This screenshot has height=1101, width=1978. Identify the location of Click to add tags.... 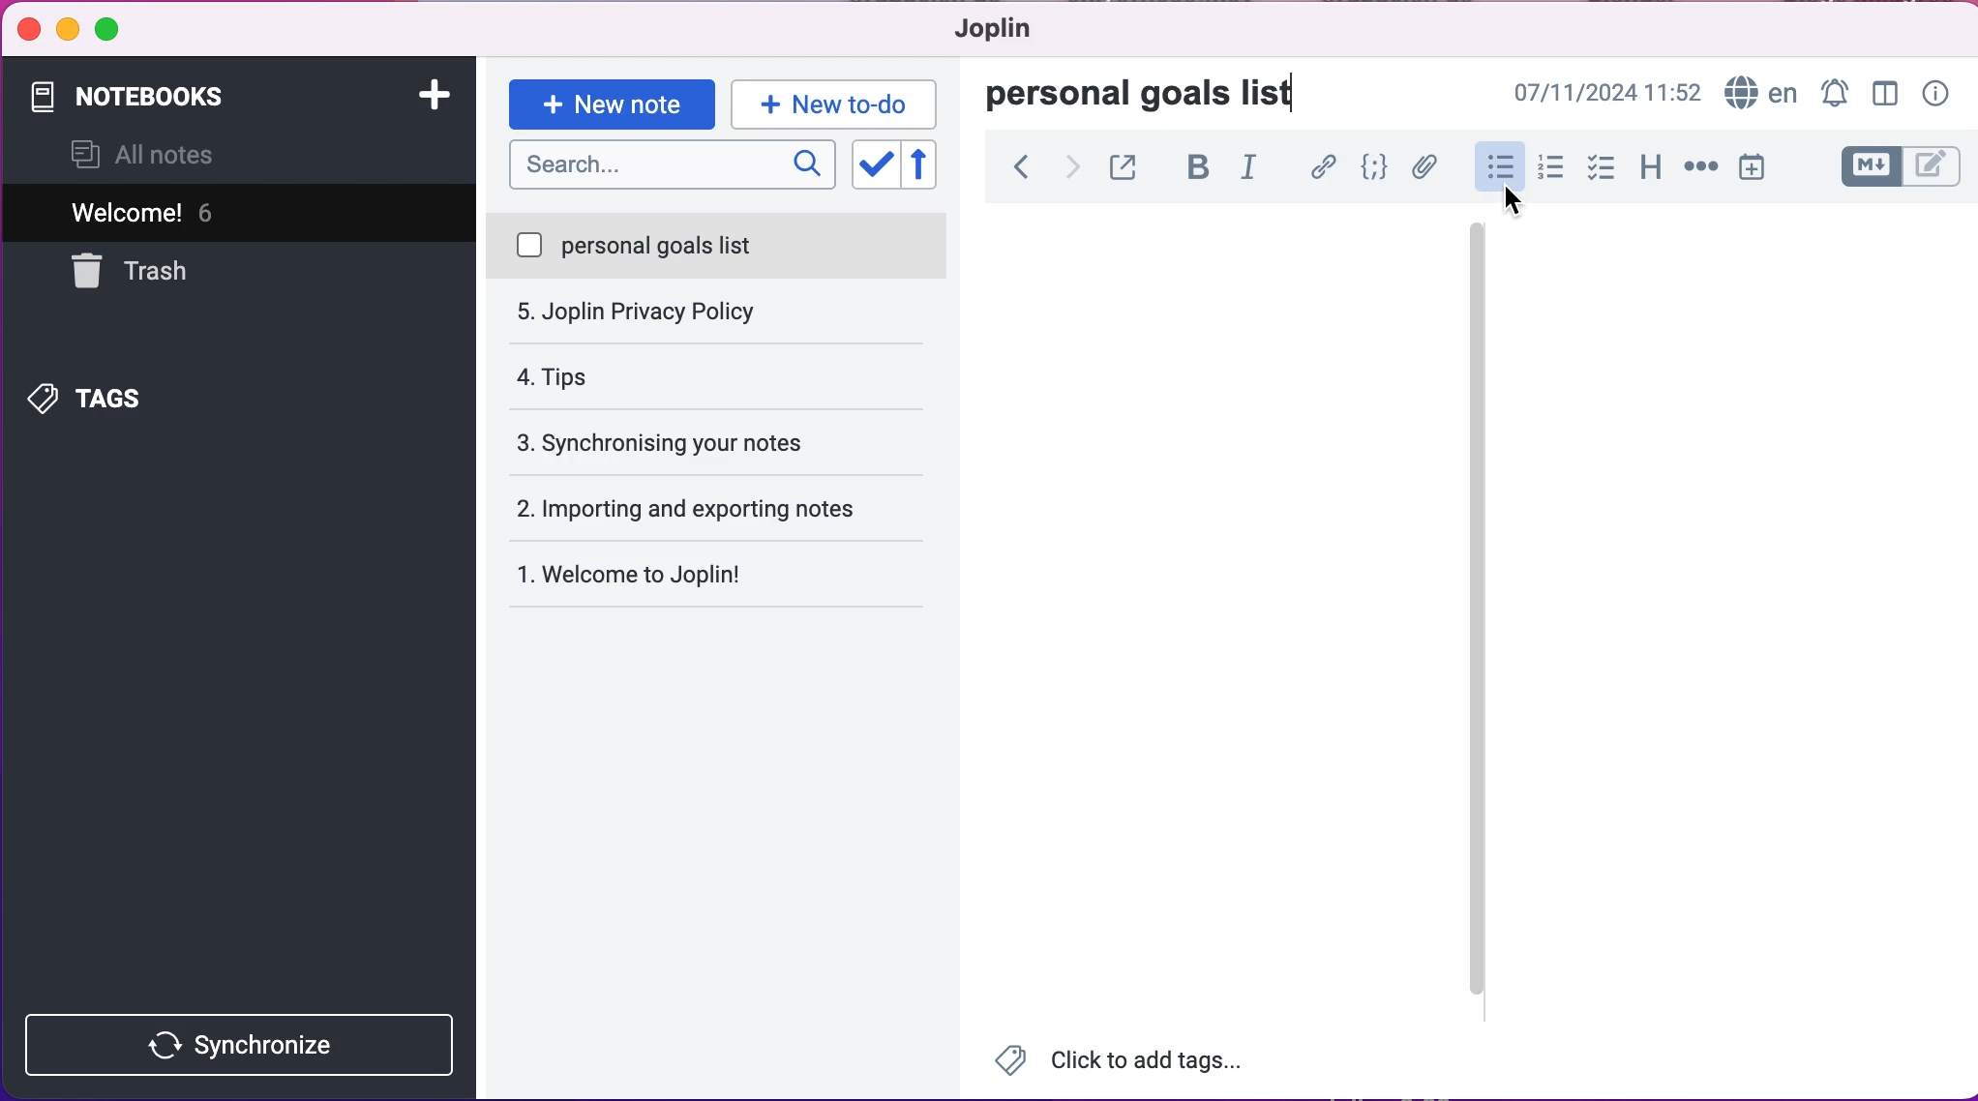
(1131, 1061).